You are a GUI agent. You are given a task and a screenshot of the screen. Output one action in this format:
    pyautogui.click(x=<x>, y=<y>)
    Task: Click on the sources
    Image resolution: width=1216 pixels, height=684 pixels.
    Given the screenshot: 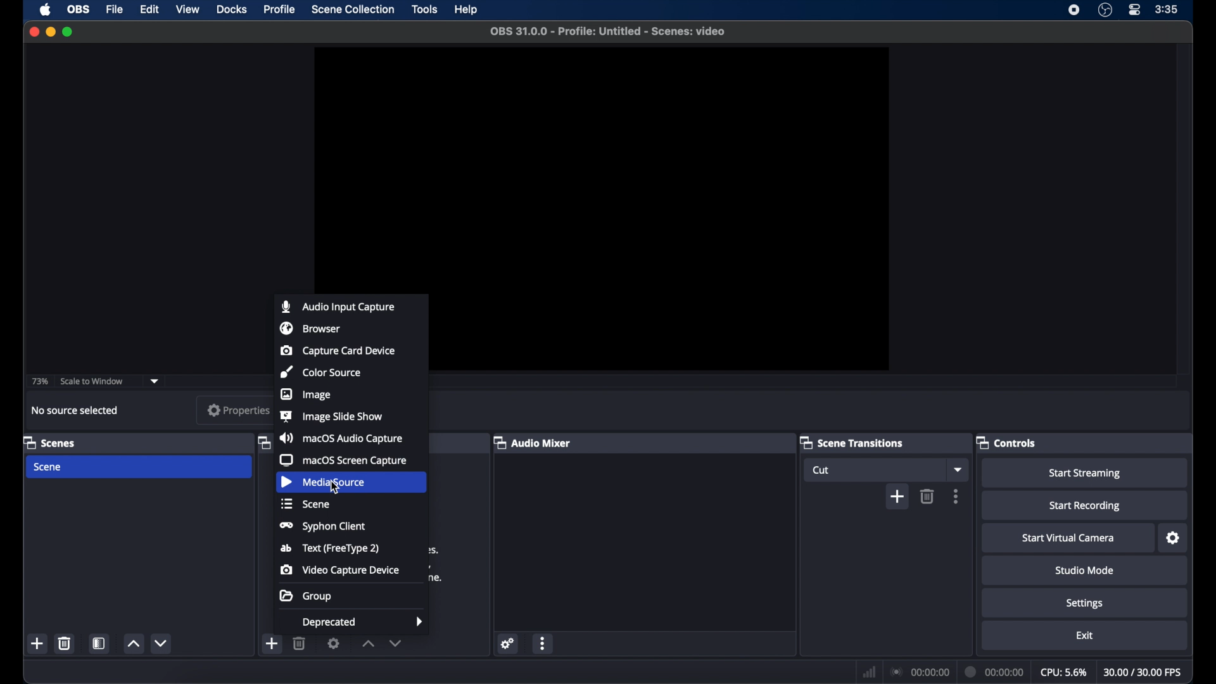 What is the action you would take?
    pyautogui.click(x=262, y=442)
    